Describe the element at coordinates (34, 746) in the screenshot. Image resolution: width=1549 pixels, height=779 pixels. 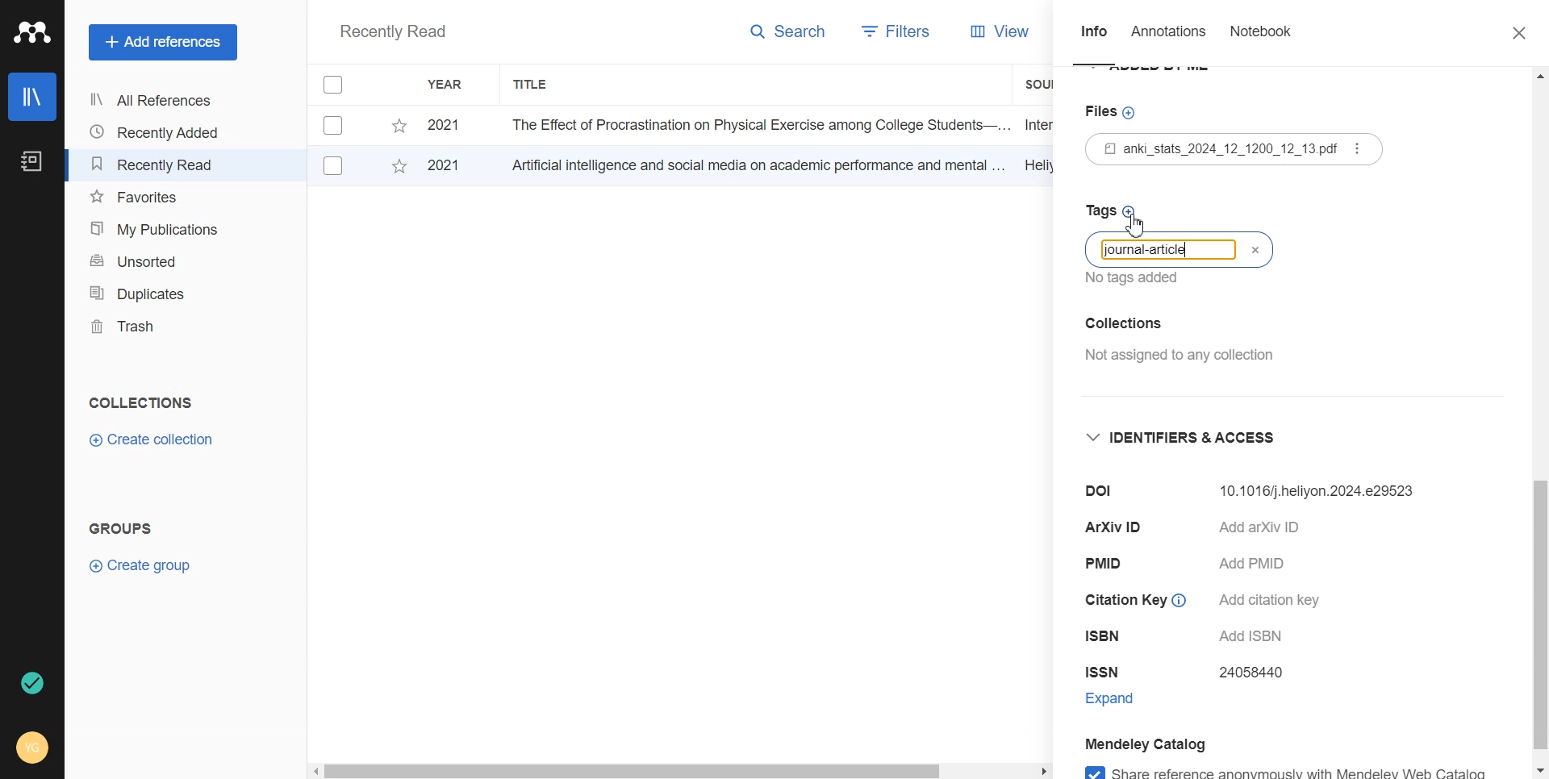
I see `Account` at that location.